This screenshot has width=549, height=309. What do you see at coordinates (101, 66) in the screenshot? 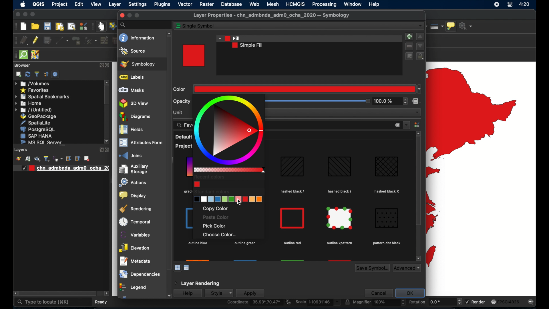
I see `expand` at bounding box center [101, 66].